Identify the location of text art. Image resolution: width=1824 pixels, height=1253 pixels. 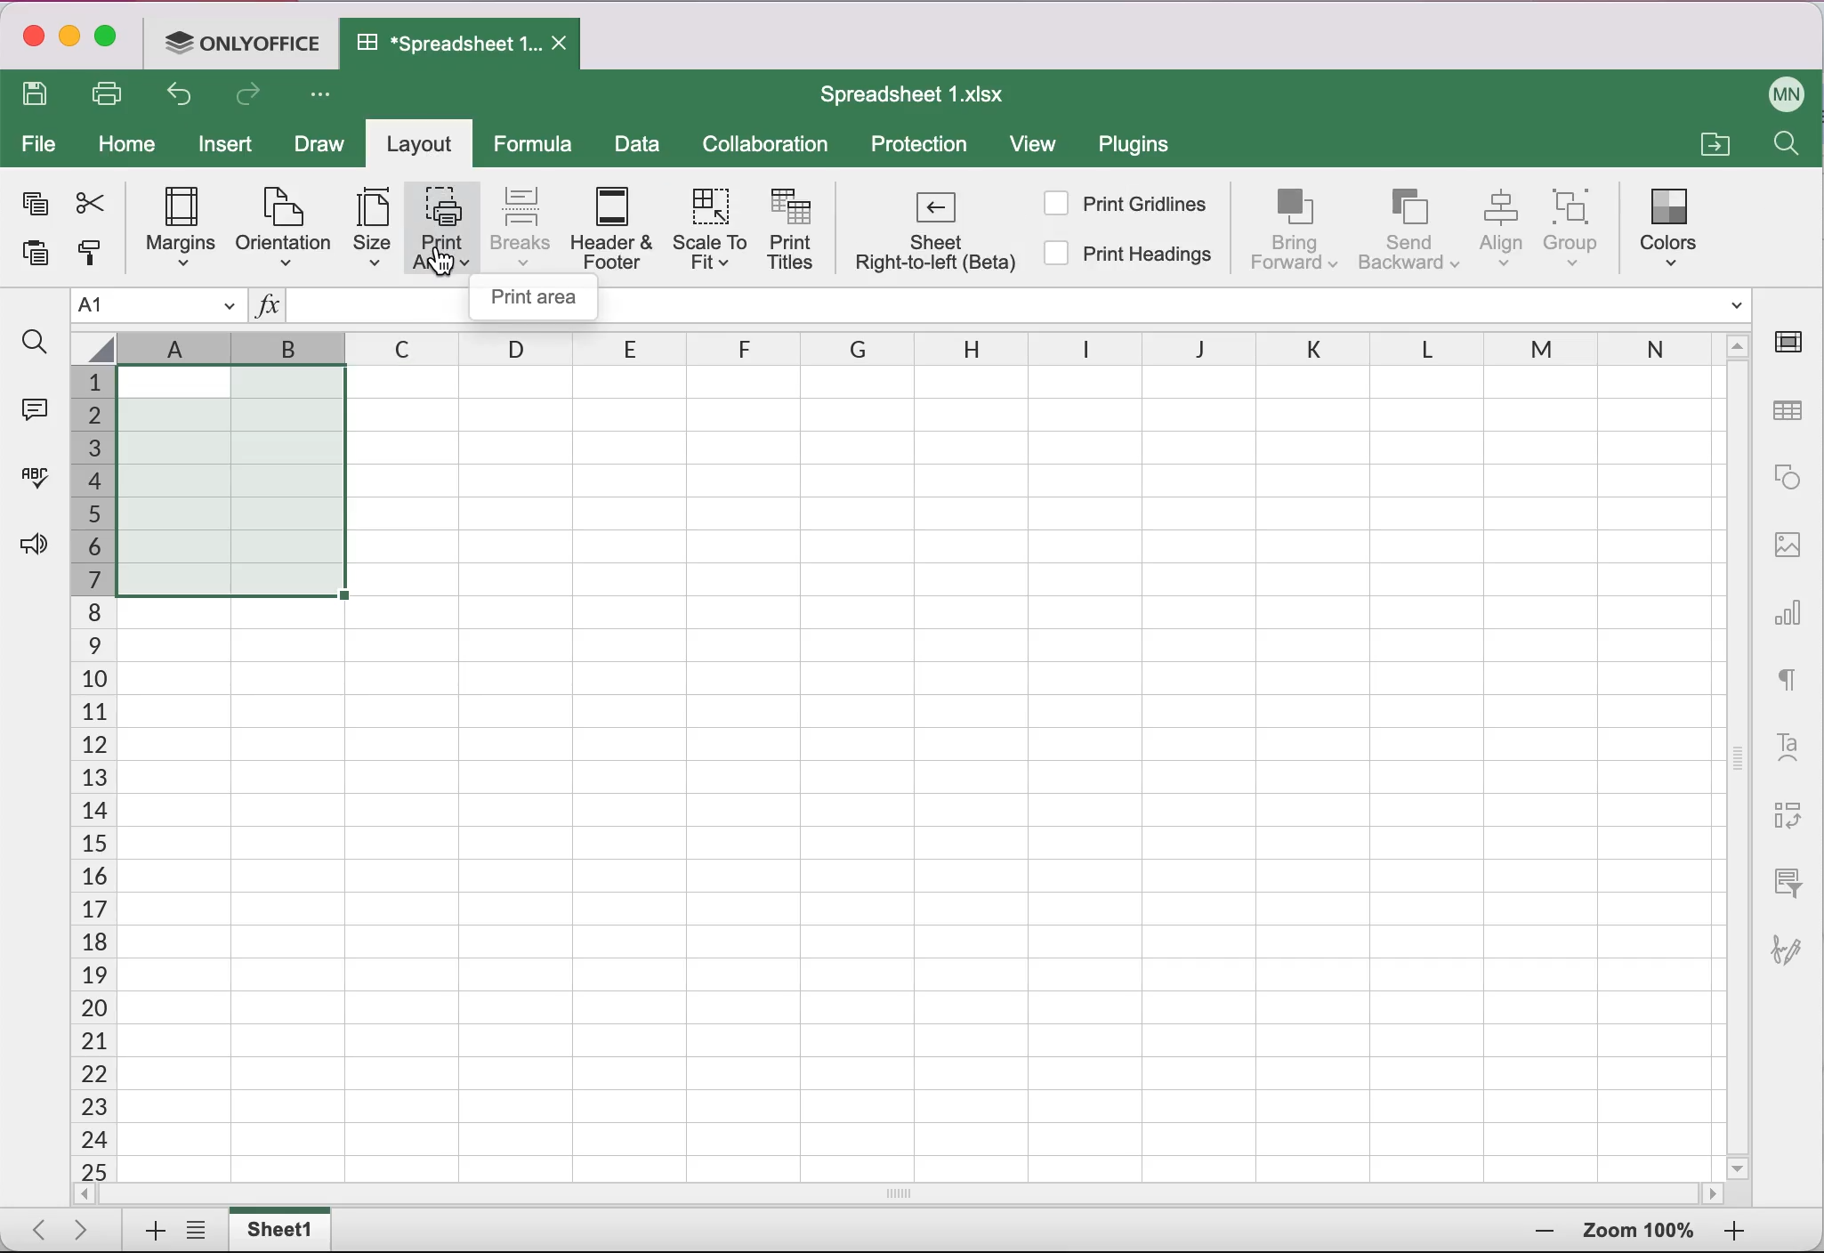
(1788, 745).